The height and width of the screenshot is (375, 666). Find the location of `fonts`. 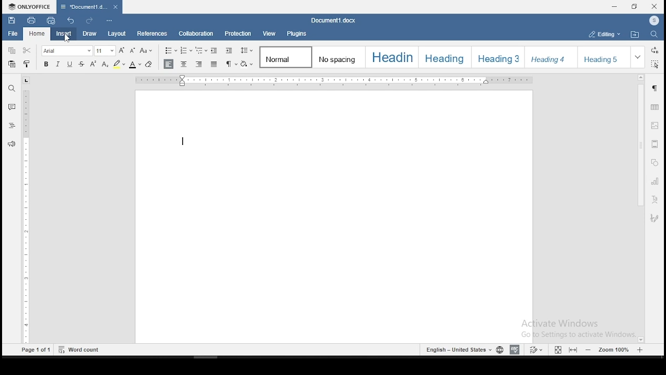

fonts is located at coordinates (46, 63).